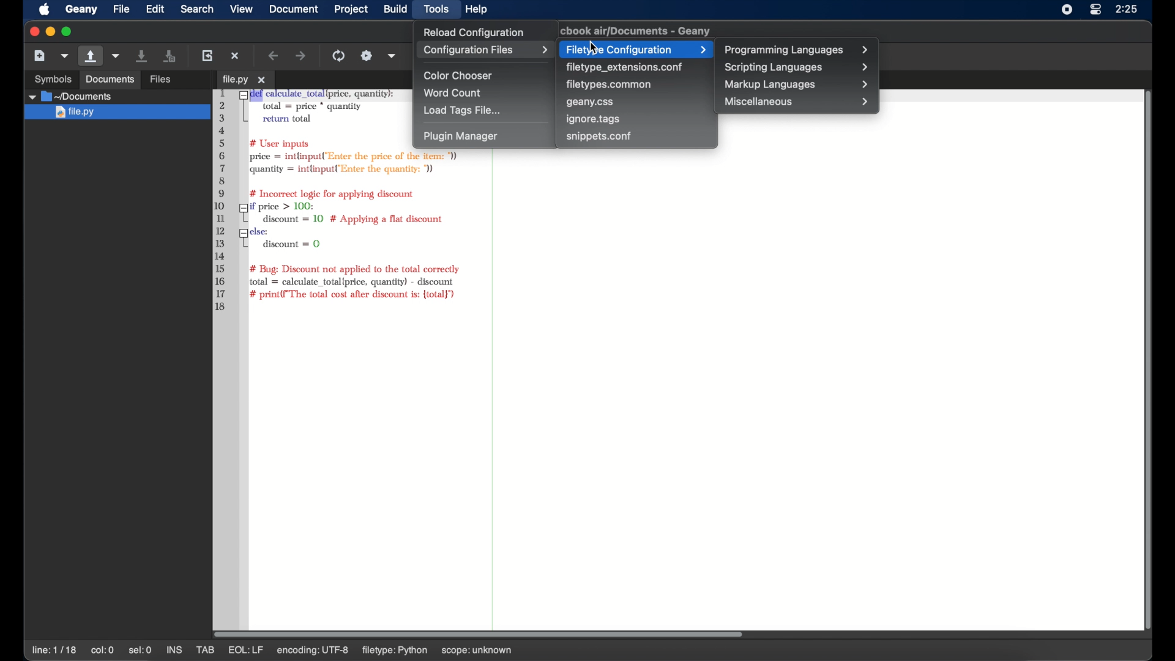 The width and height of the screenshot is (1175, 661). What do you see at coordinates (117, 56) in the screenshot?
I see `open recent file` at bounding box center [117, 56].